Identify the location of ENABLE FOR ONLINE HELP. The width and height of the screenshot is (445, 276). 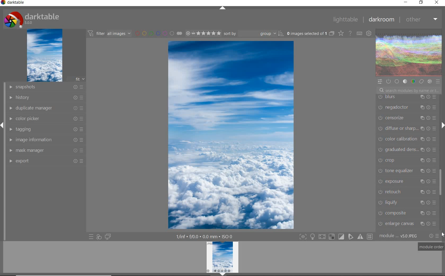
(350, 33).